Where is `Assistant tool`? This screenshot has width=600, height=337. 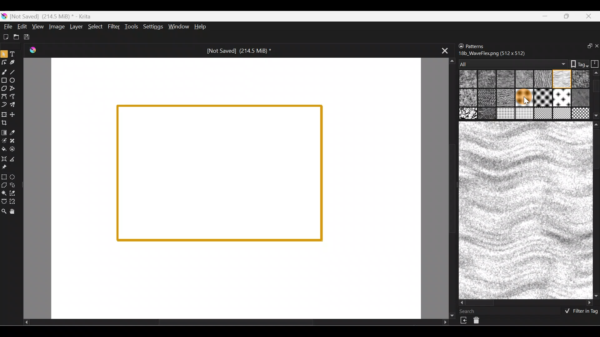 Assistant tool is located at coordinates (4, 158).